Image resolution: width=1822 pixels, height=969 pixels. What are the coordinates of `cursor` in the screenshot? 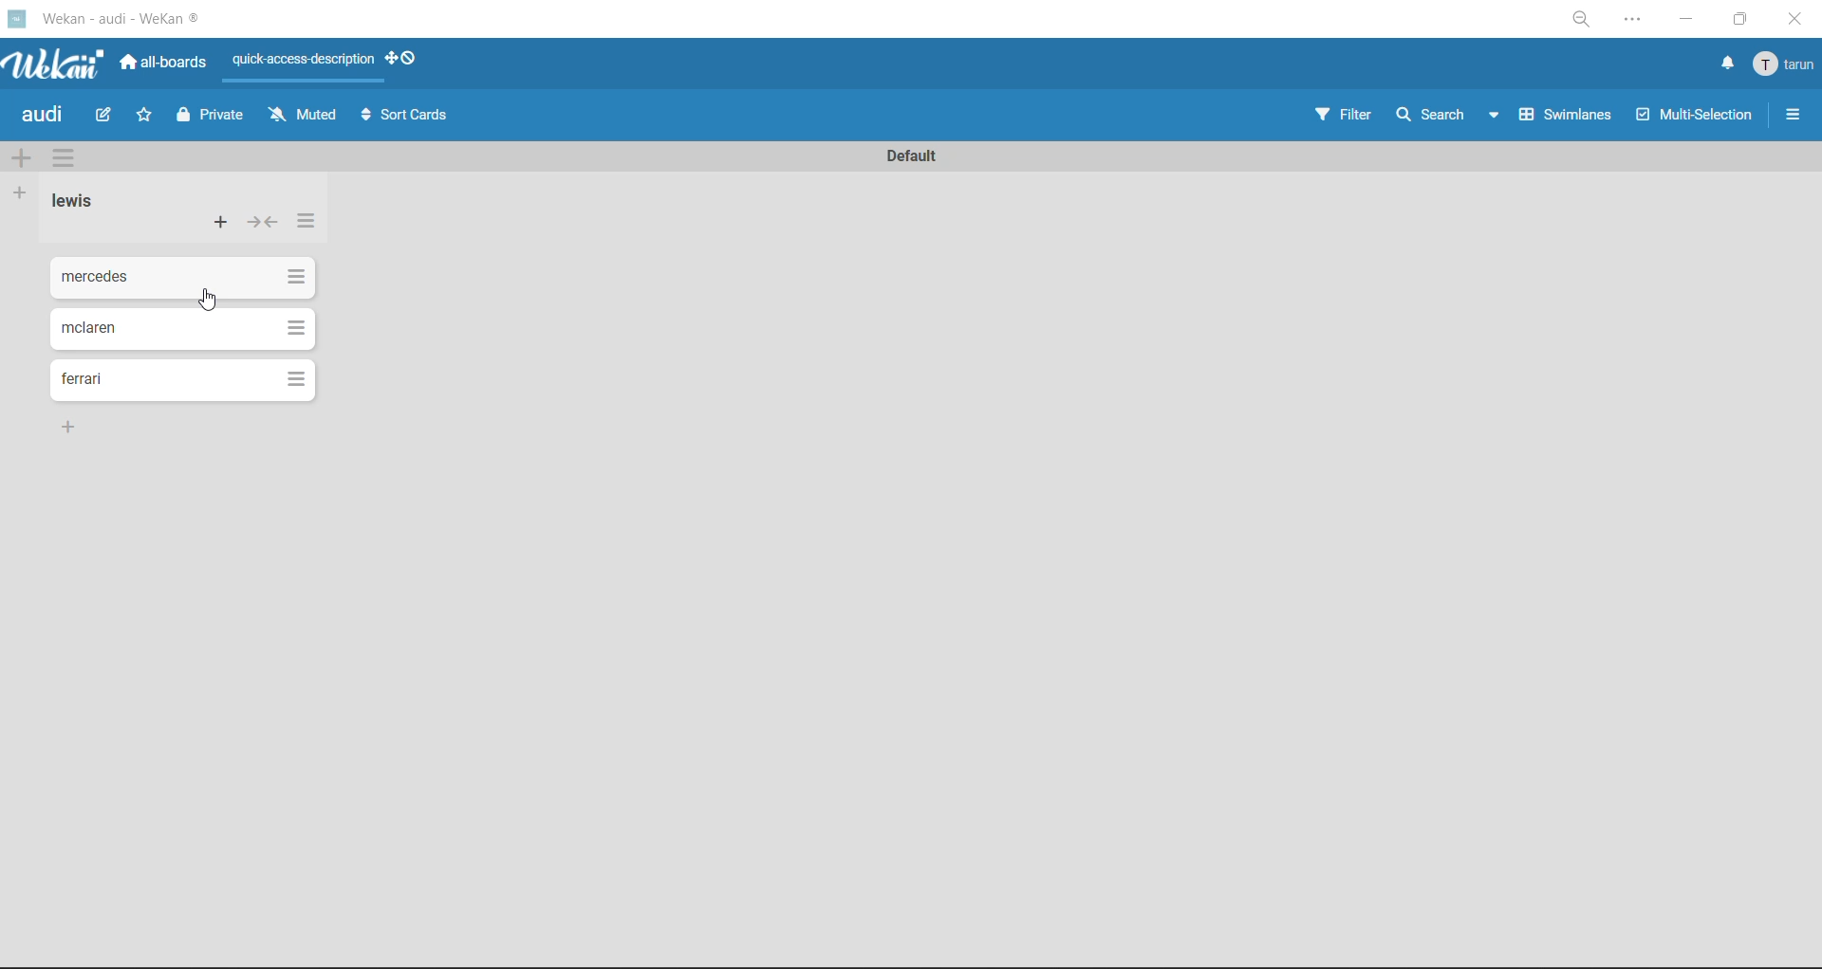 It's located at (212, 302).